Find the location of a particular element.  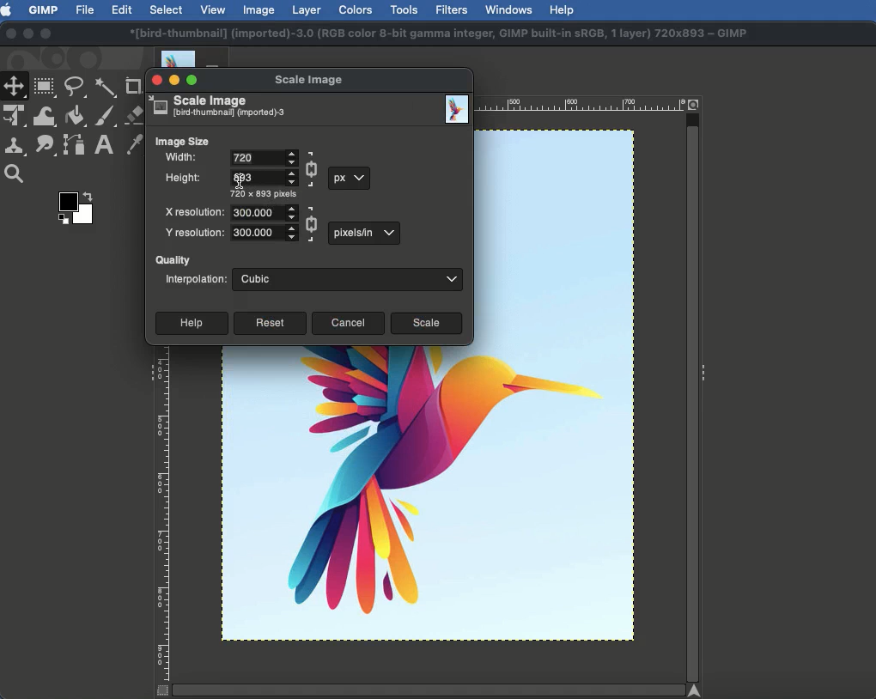

Numeral is located at coordinates (262, 176).